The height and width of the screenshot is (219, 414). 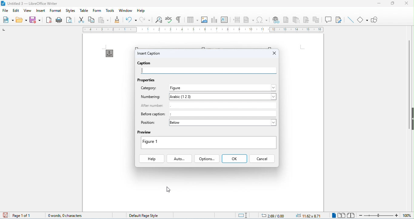 I want to click on vertical scroll bar, so click(x=408, y=84).